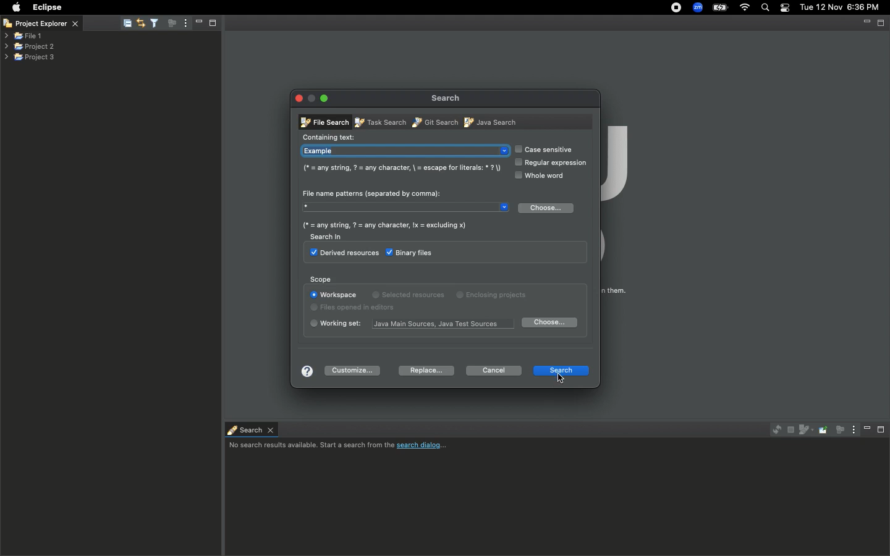 The width and height of the screenshot is (890, 556). Describe the element at coordinates (299, 98) in the screenshot. I see `Close` at that location.